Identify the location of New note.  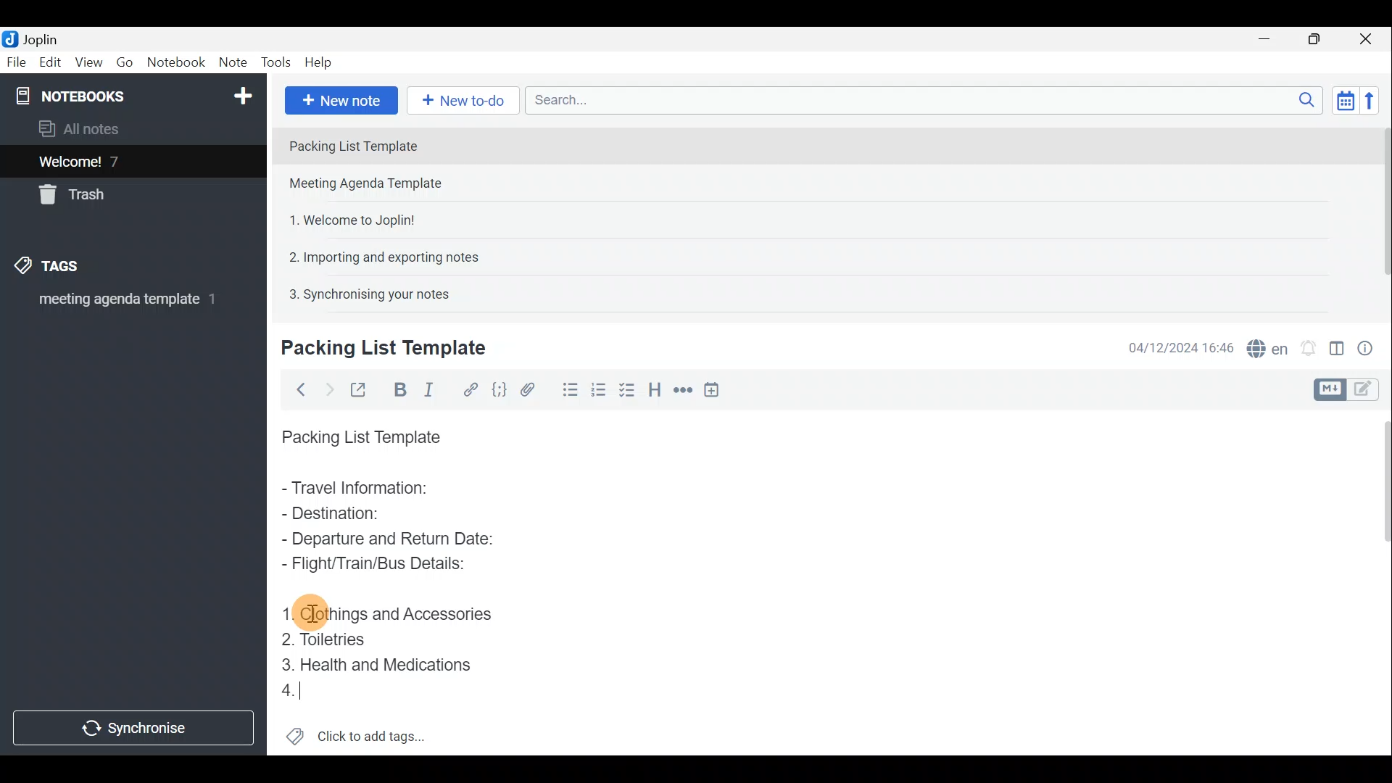
(340, 99).